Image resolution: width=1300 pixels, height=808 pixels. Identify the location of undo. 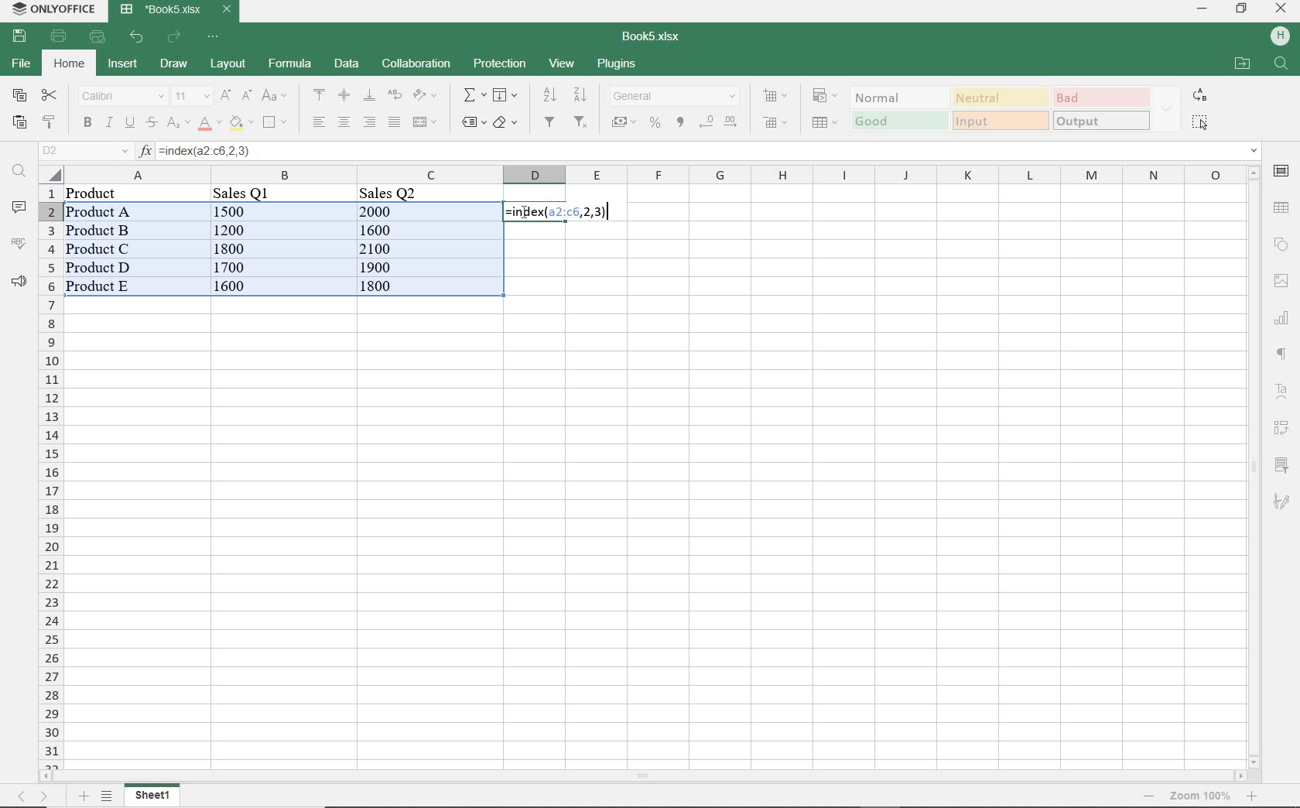
(136, 37).